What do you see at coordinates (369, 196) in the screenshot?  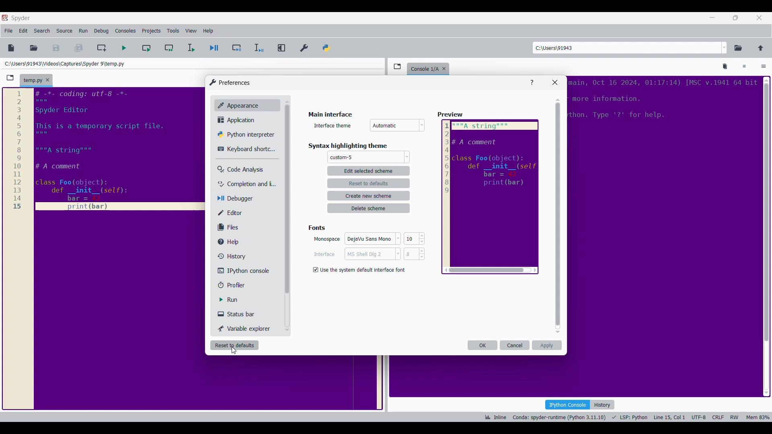 I see `Create new scheme` at bounding box center [369, 196].